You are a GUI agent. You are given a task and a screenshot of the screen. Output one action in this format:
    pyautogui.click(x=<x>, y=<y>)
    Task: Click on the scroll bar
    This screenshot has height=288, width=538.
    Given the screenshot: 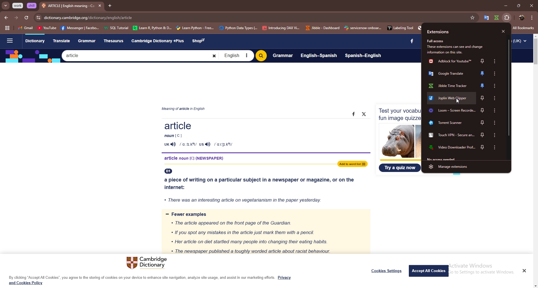 What is the action you would take?
    pyautogui.click(x=536, y=52)
    